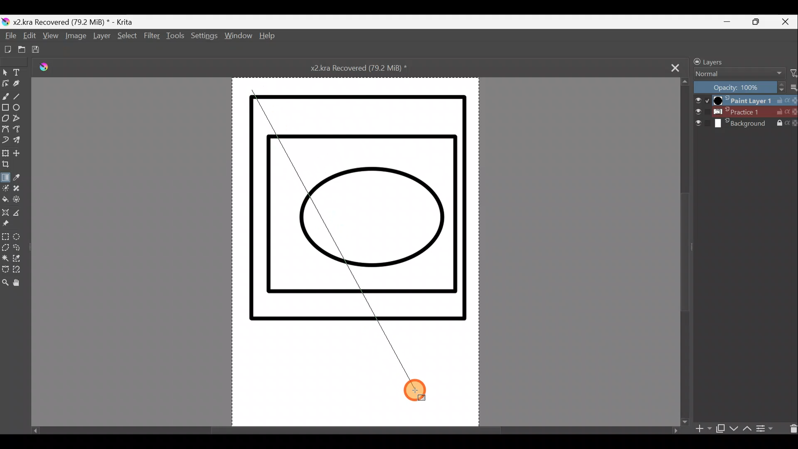 The width and height of the screenshot is (798, 449). Describe the element at coordinates (5, 270) in the screenshot. I see `Bezier curve selection tool` at that location.